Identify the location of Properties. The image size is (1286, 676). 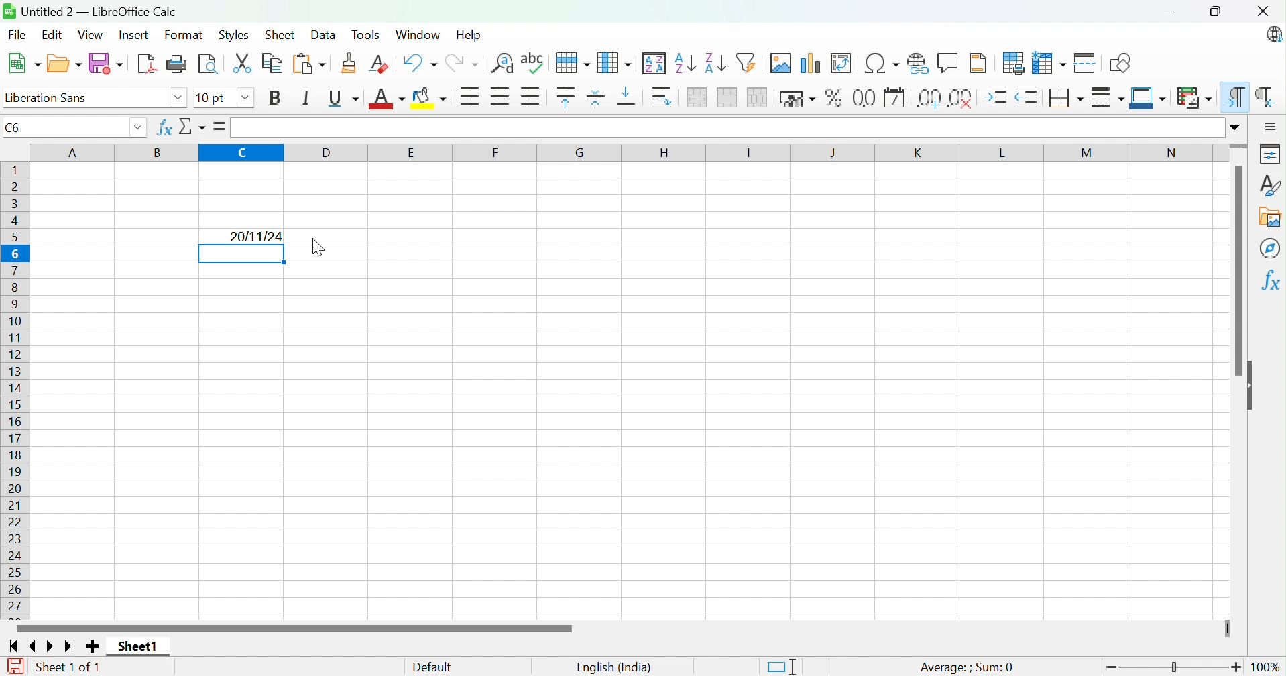
(1269, 152).